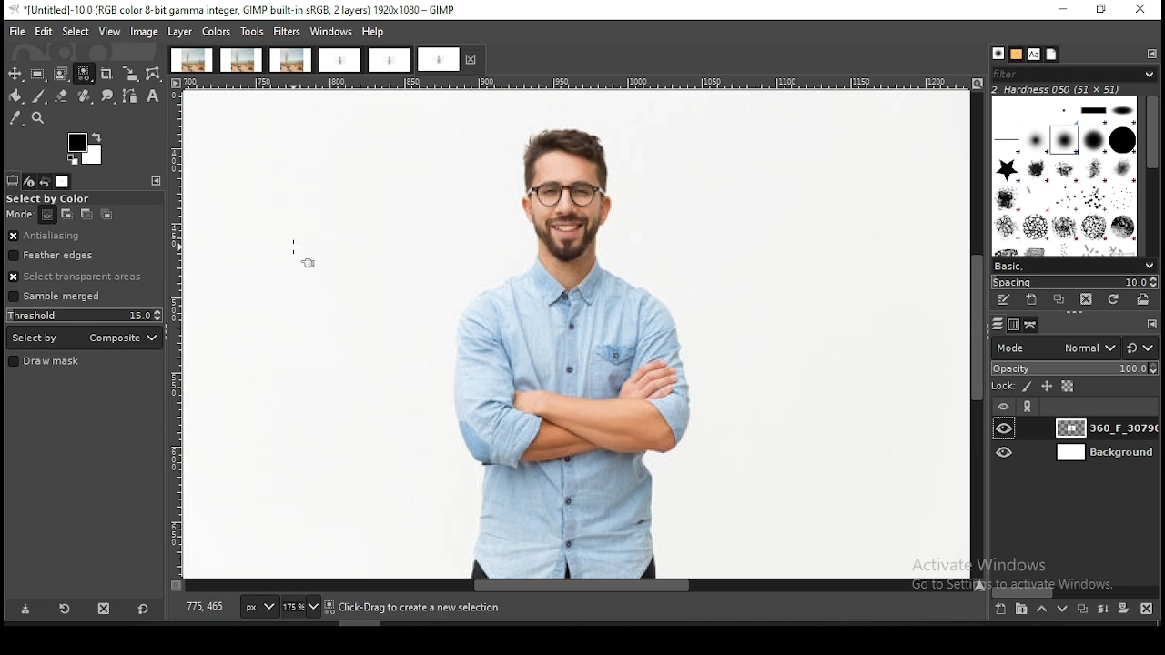  I want to click on paths, so click(1033, 325).